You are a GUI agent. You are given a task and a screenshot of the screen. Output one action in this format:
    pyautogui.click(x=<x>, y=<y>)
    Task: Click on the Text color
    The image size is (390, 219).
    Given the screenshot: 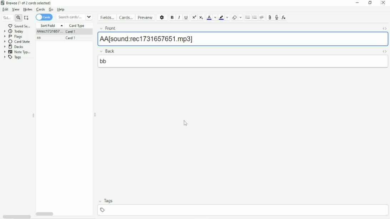 What is the action you would take?
    pyautogui.click(x=209, y=17)
    